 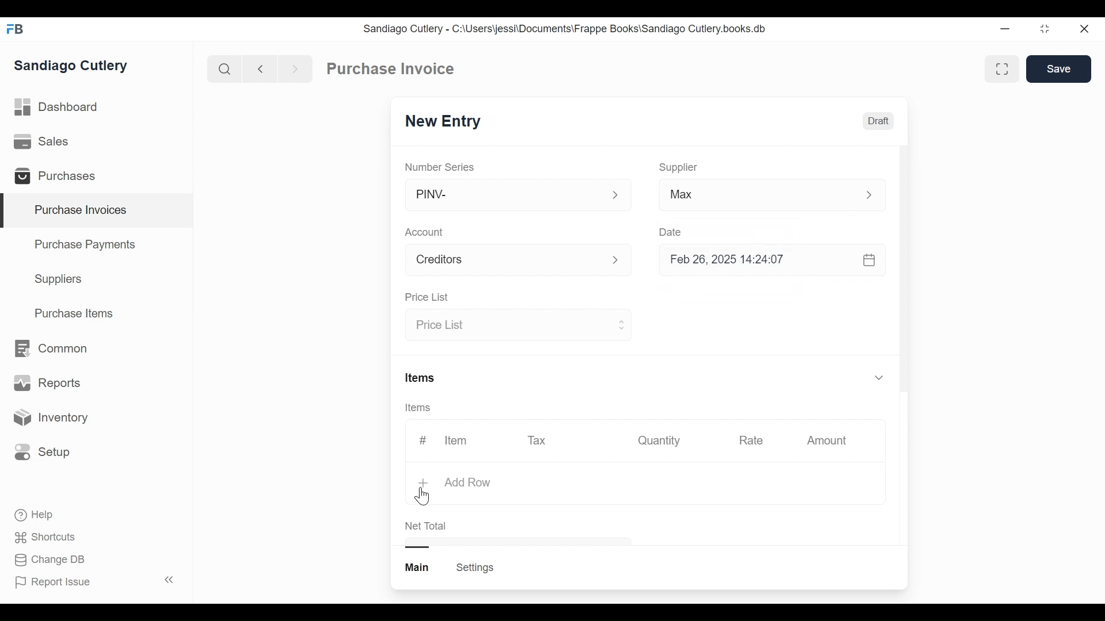 I want to click on Suppliers, so click(x=59, y=279).